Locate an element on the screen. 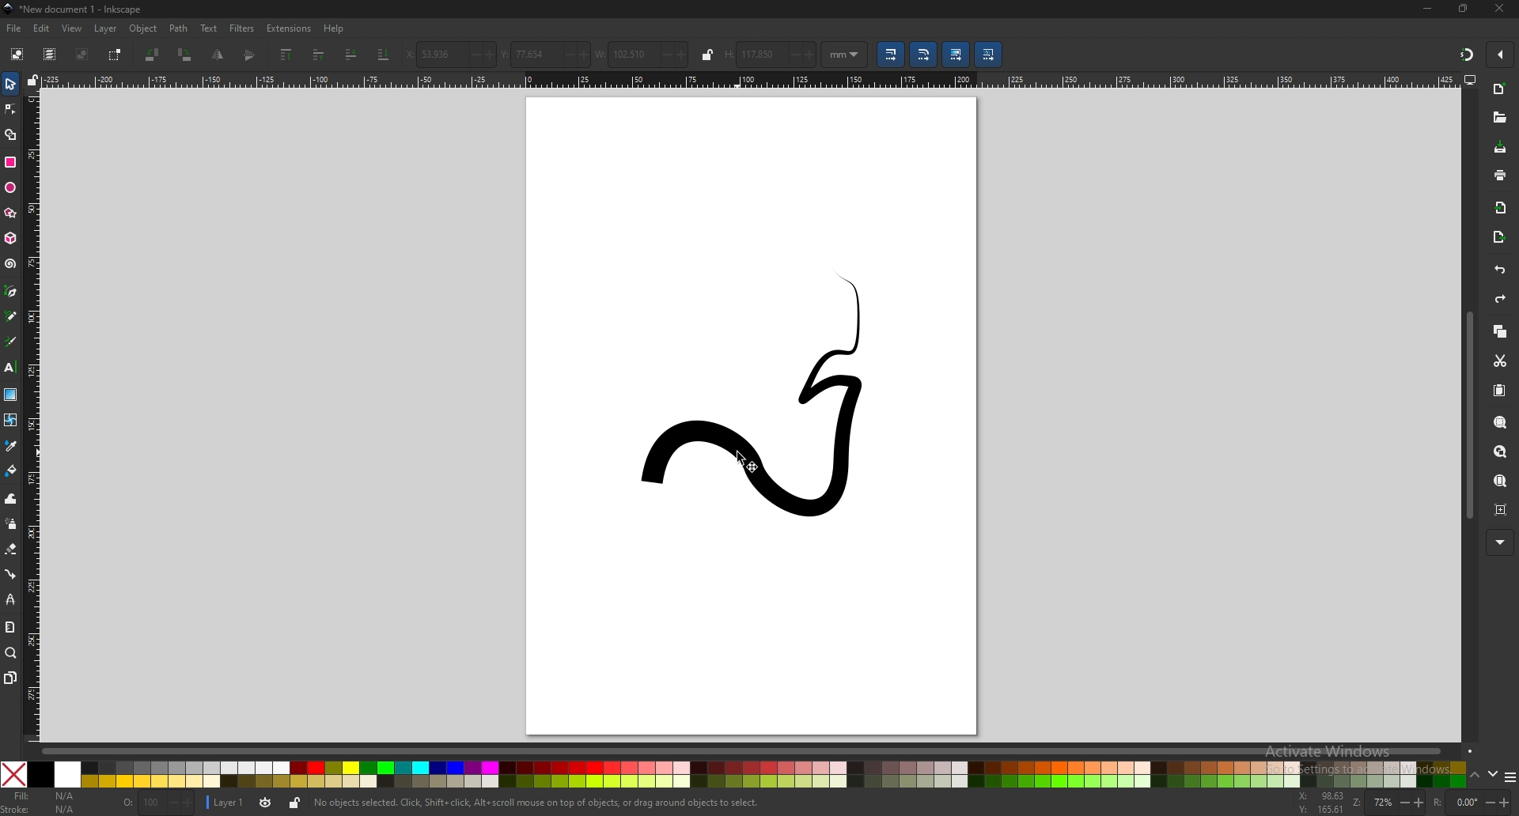 The width and height of the screenshot is (1519, 816). scale stroke is located at coordinates (890, 55).